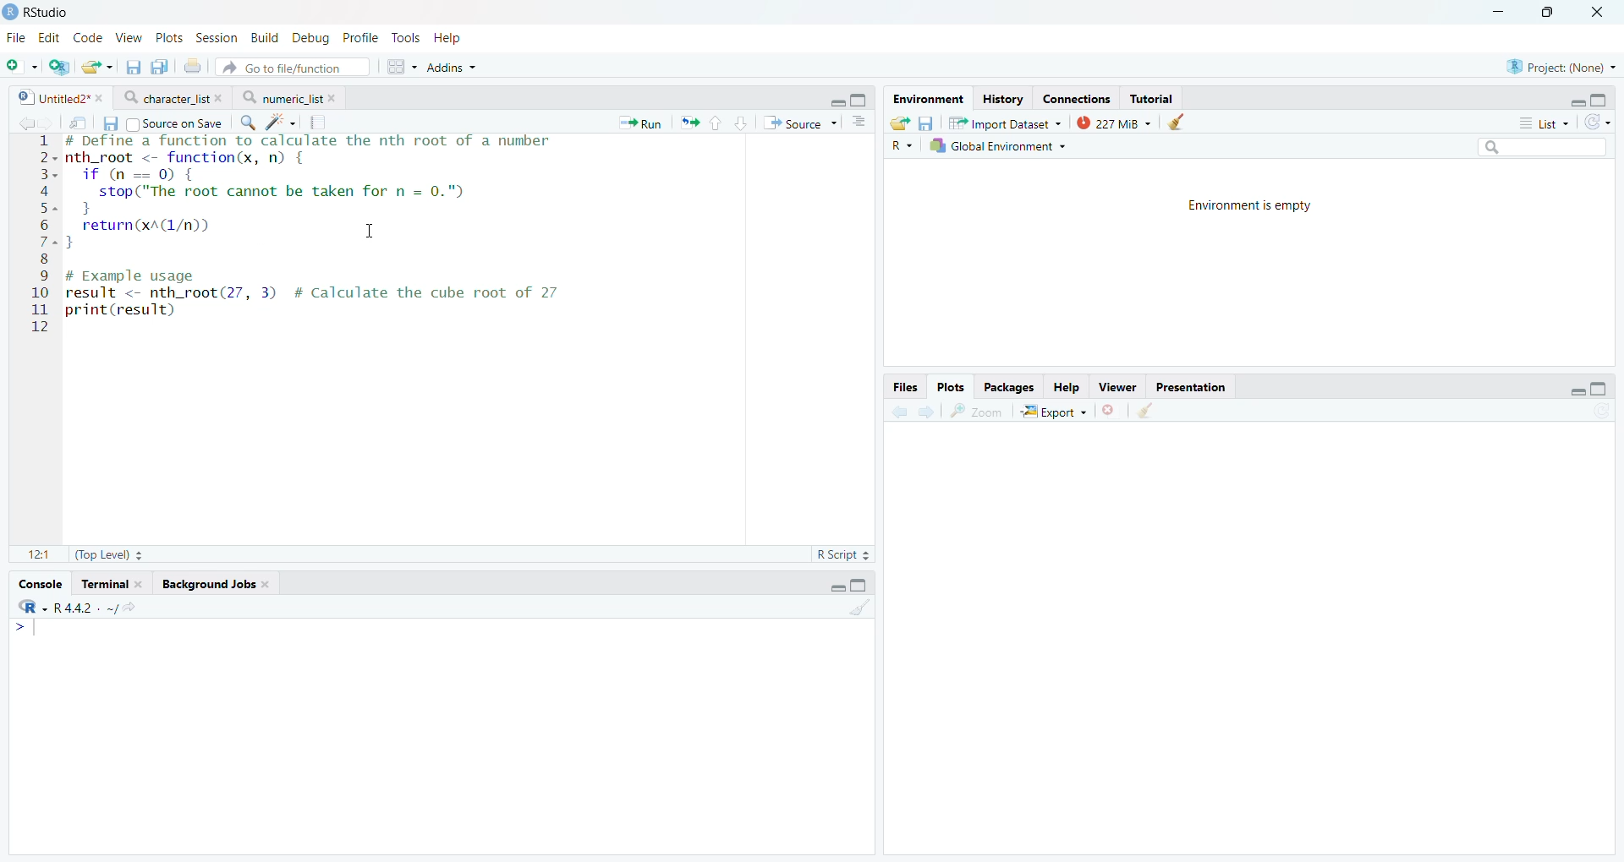 Image resolution: width=1624 pixels, height=862 pixels. I want to click on Go to previous plot, so click(898, 410).